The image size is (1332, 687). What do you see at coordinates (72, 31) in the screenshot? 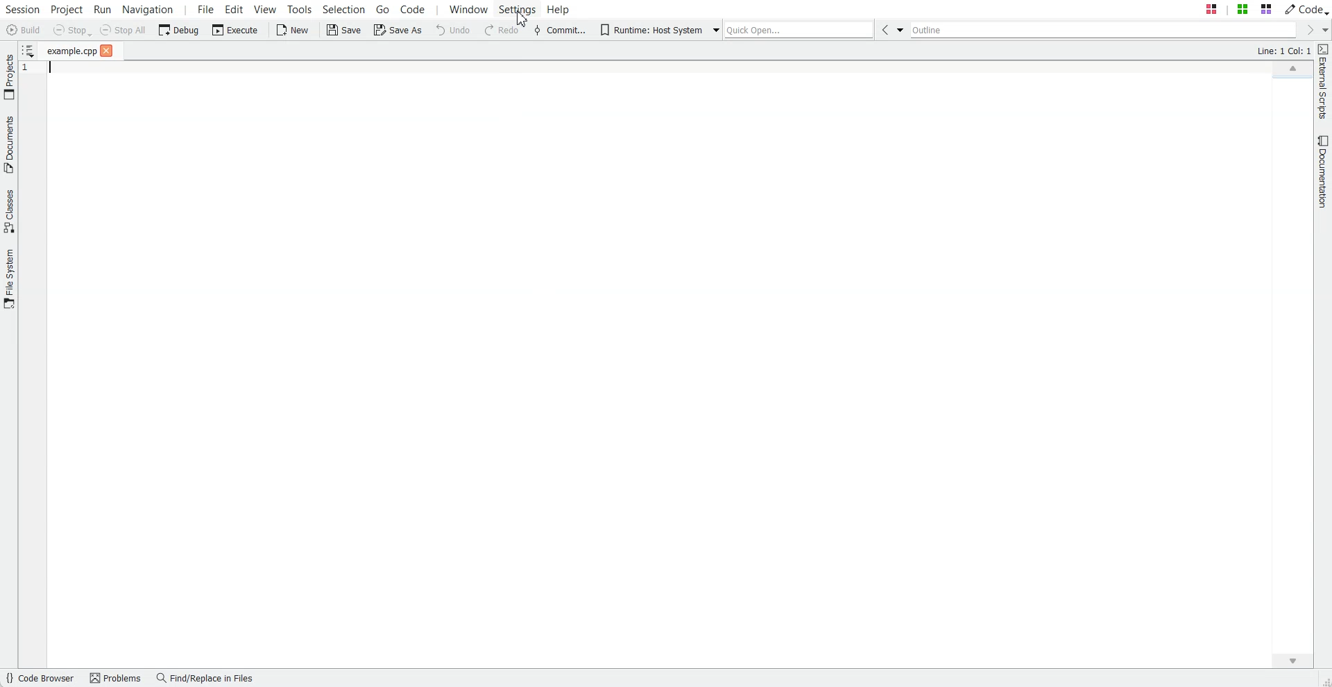
I see `Stop` at bounding box center [72, 31].